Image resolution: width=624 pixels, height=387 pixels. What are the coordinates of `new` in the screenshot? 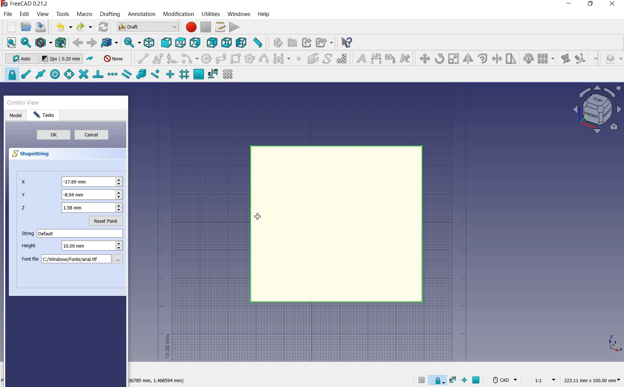 It's located at (9, 28).